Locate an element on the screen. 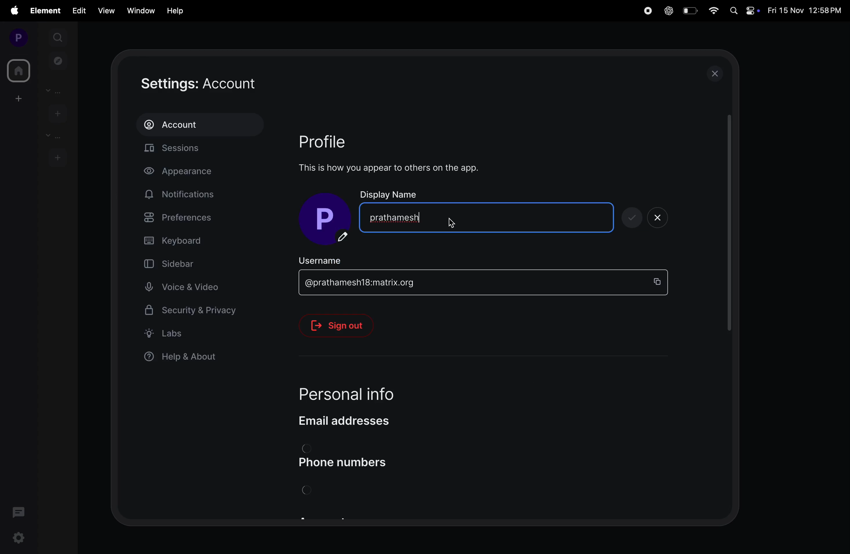  settings is located at coordinates (19, 539).